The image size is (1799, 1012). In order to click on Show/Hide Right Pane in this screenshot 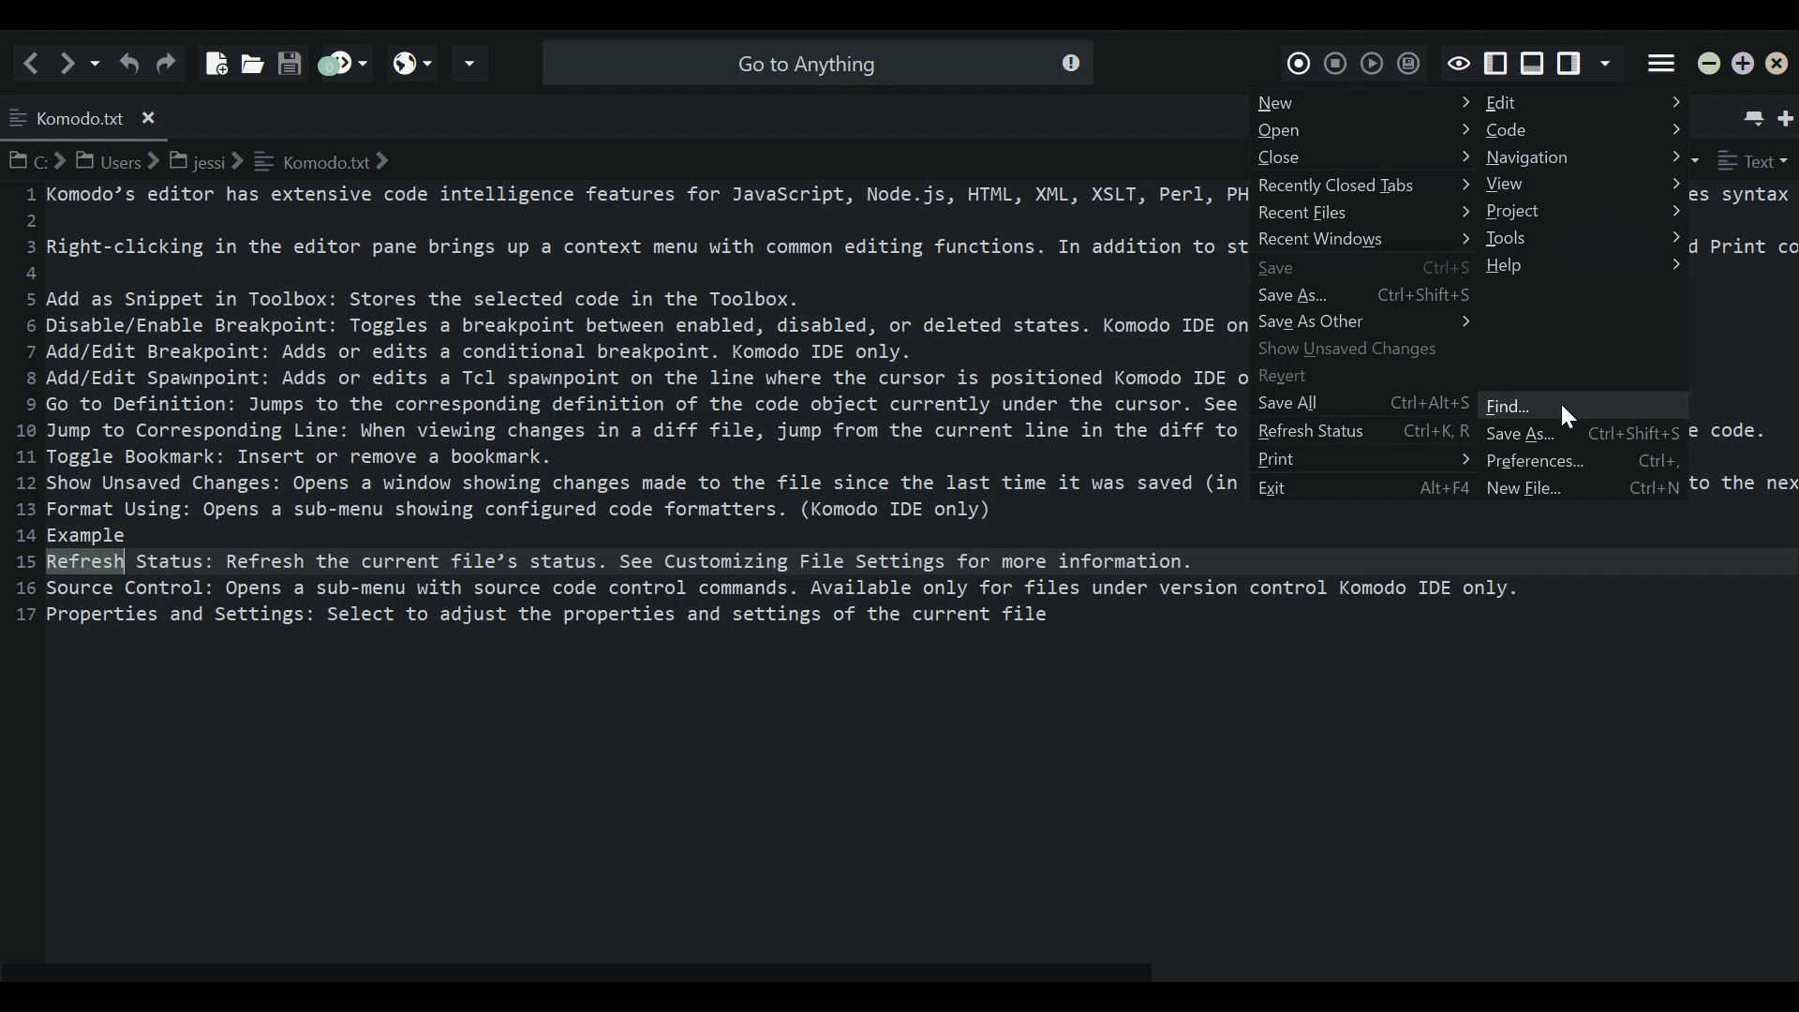, I will do `click(1496, 64)`.